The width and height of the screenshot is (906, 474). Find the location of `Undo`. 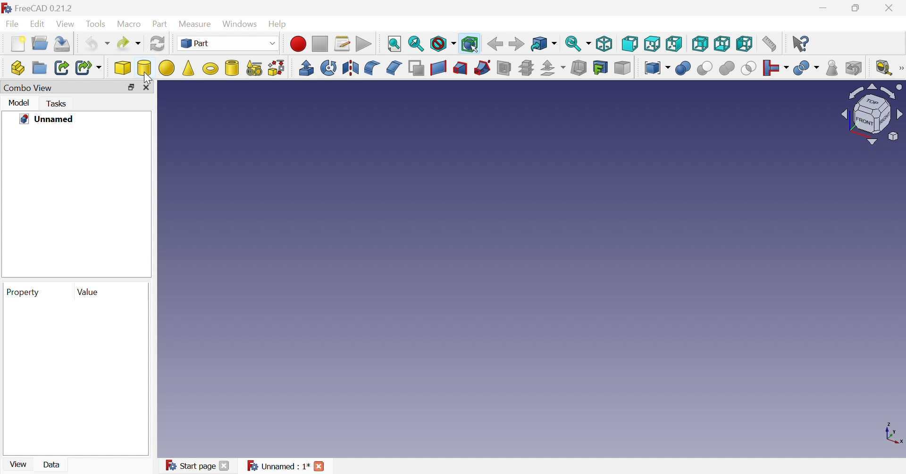

Undo is located at coordinates (96, 45).